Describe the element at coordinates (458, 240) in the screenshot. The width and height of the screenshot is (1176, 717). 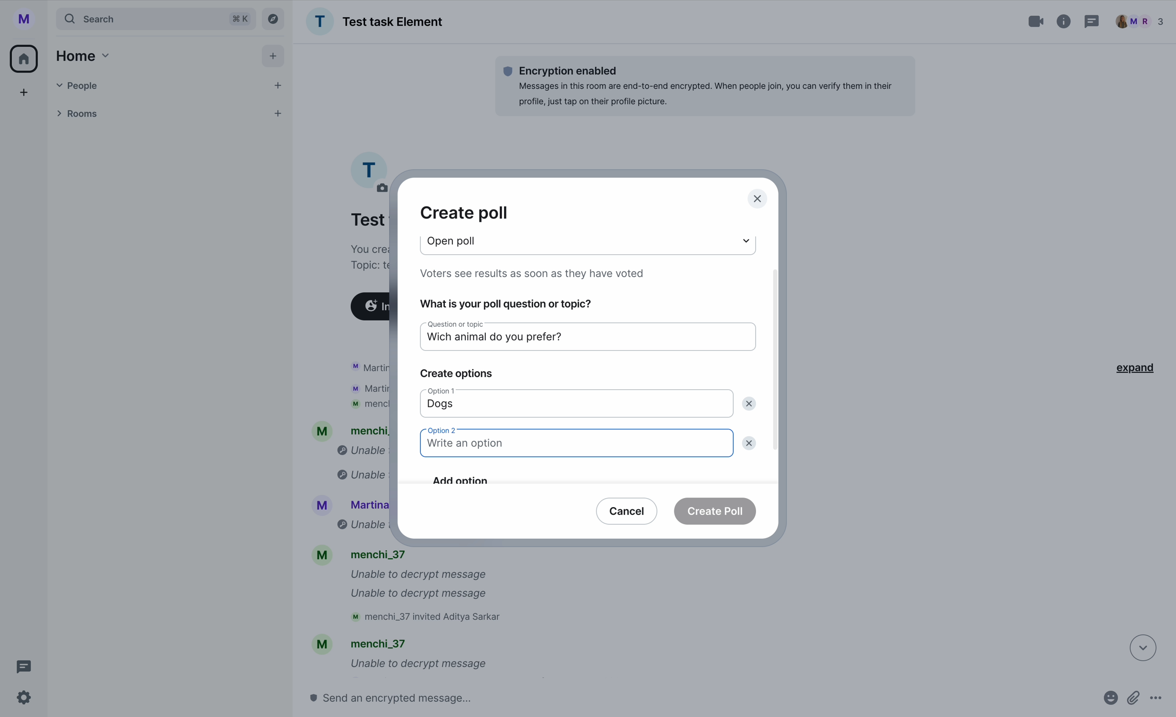
I see `poll type` at that location.